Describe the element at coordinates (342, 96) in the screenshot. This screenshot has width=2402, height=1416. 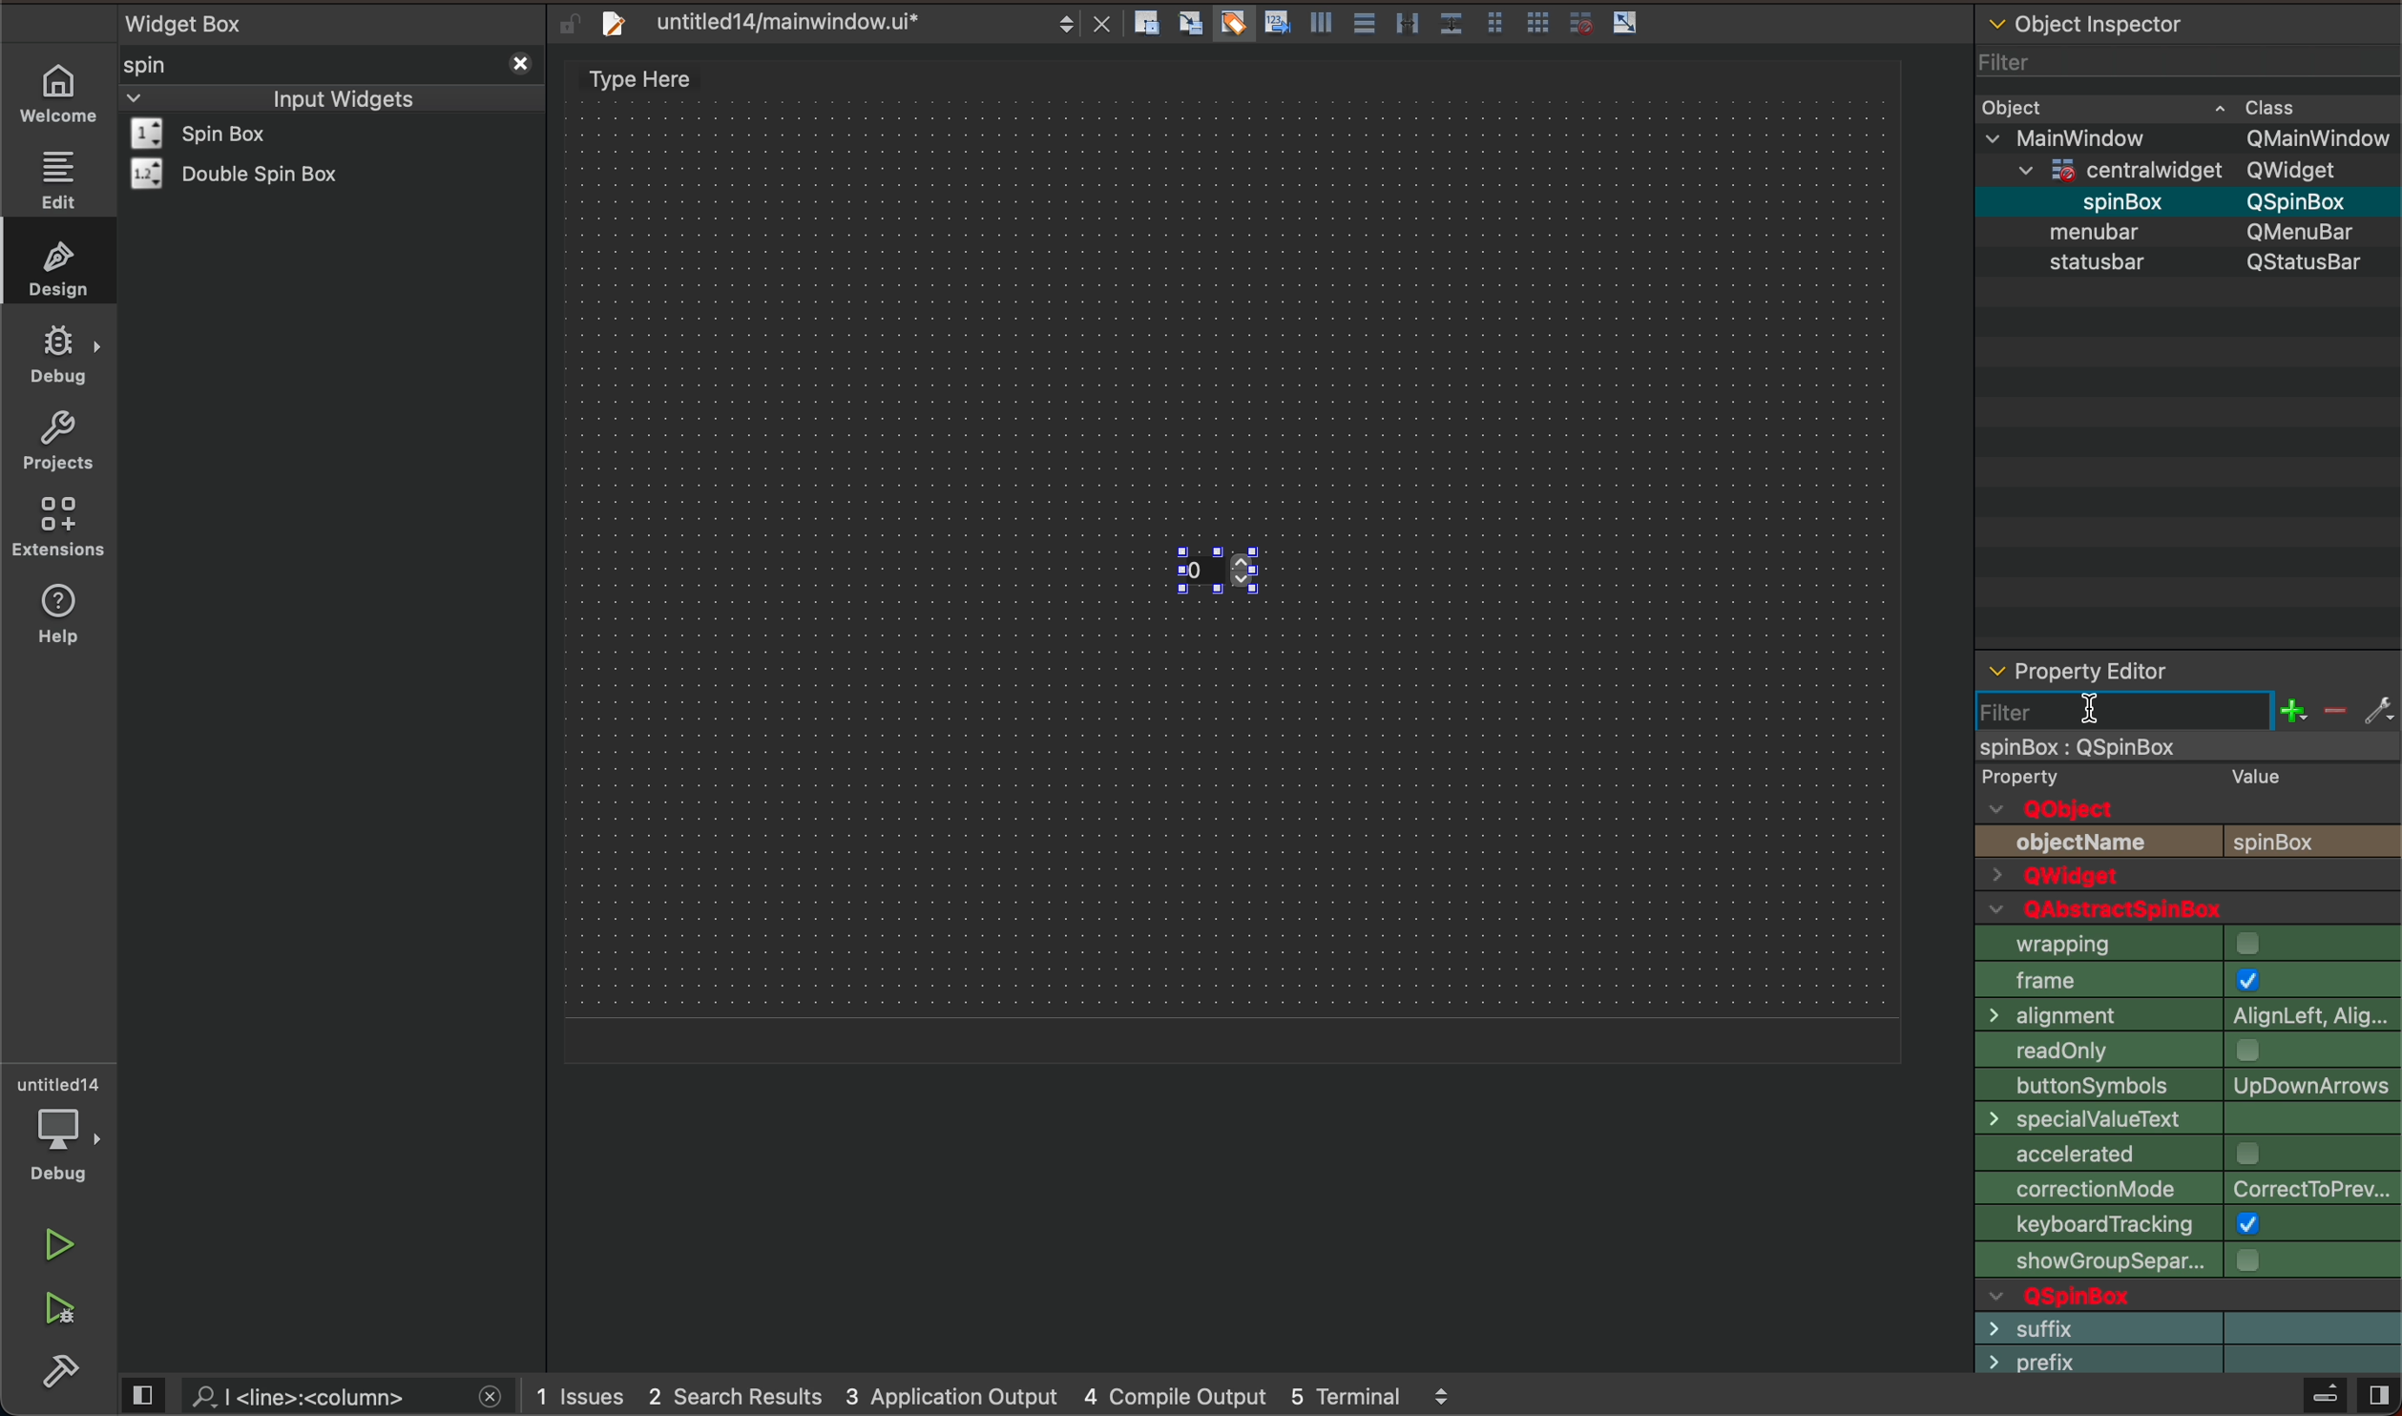
I see `inout` at that location.